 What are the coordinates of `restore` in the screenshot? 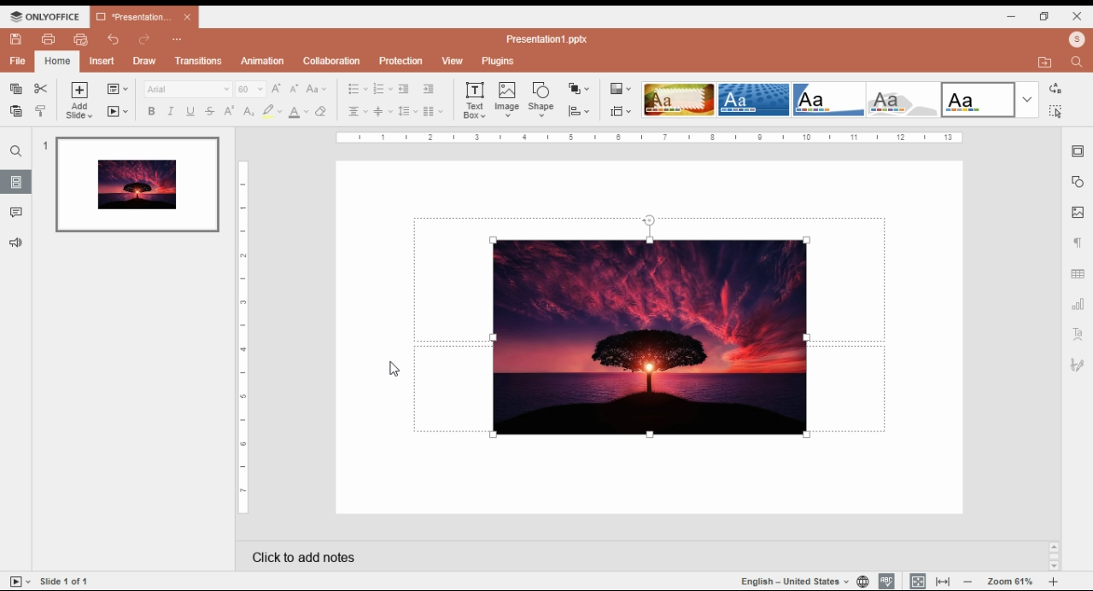 It's located at (1043, 17).